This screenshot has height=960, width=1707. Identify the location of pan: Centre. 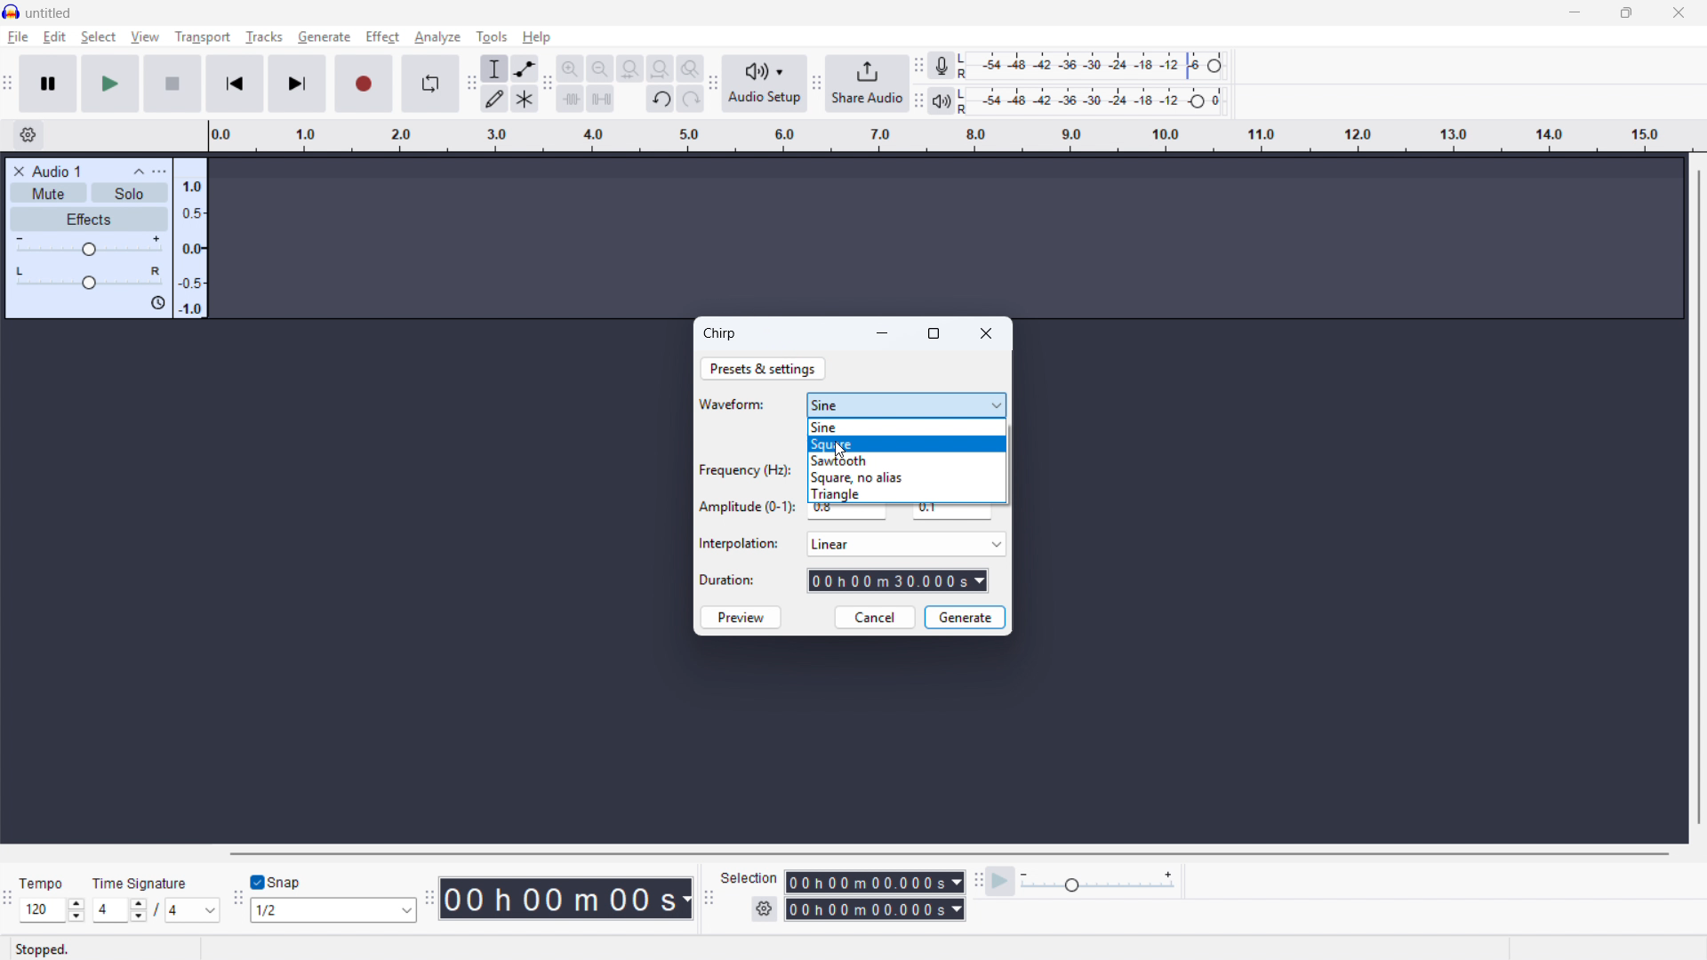
(92, 277).